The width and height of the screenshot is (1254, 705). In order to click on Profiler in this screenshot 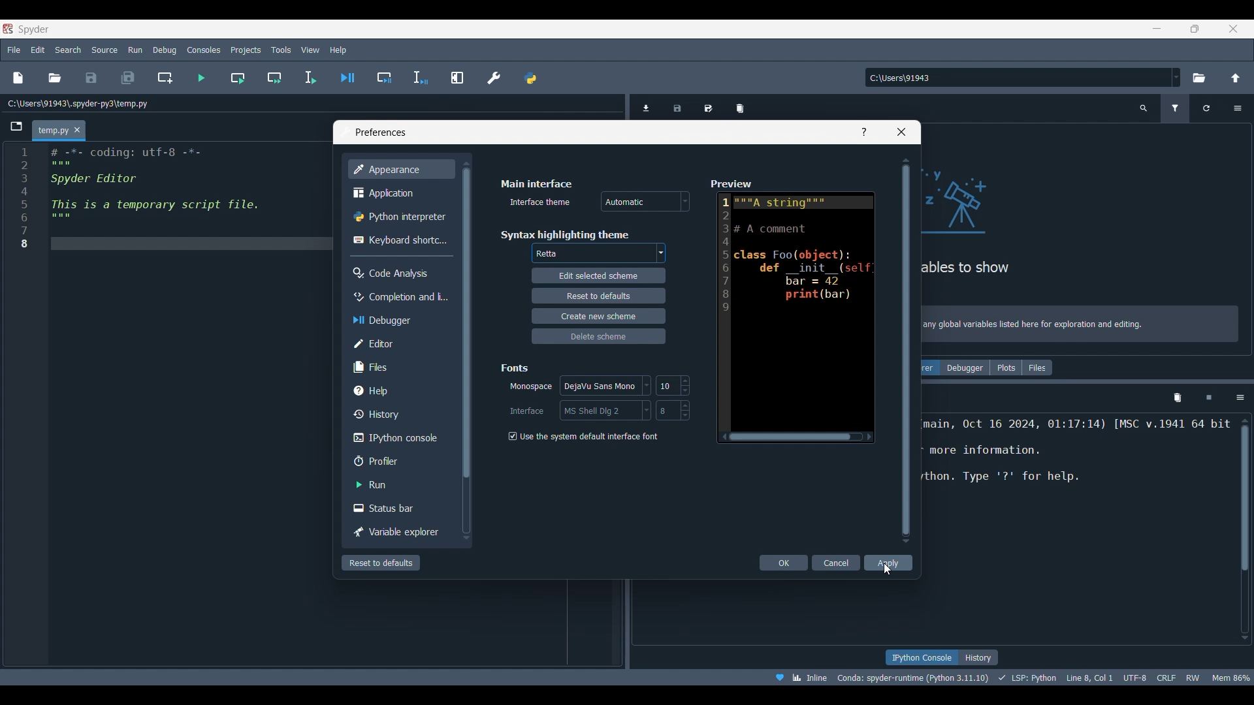, I will do `click(400, 461)`.